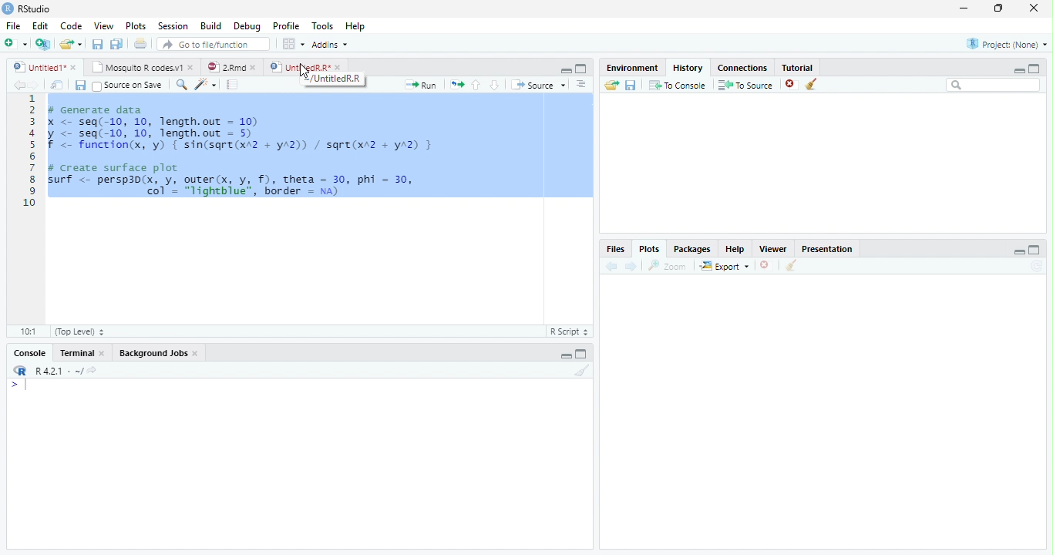 The height and width of the screenshot is (555, 1053). What do you see at coordinates (631, 85) in the screenshot?
I see `Save history into a file` at bounding box center [631, 85].